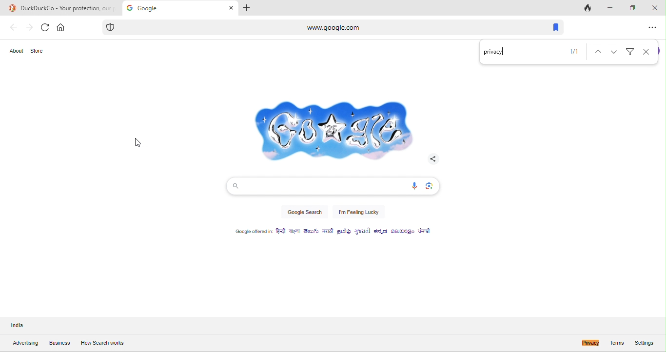 This screenshot has height=352, width=666. Describe the element at coordinates (59, 344) in the screenshot. I see `business` at that location.